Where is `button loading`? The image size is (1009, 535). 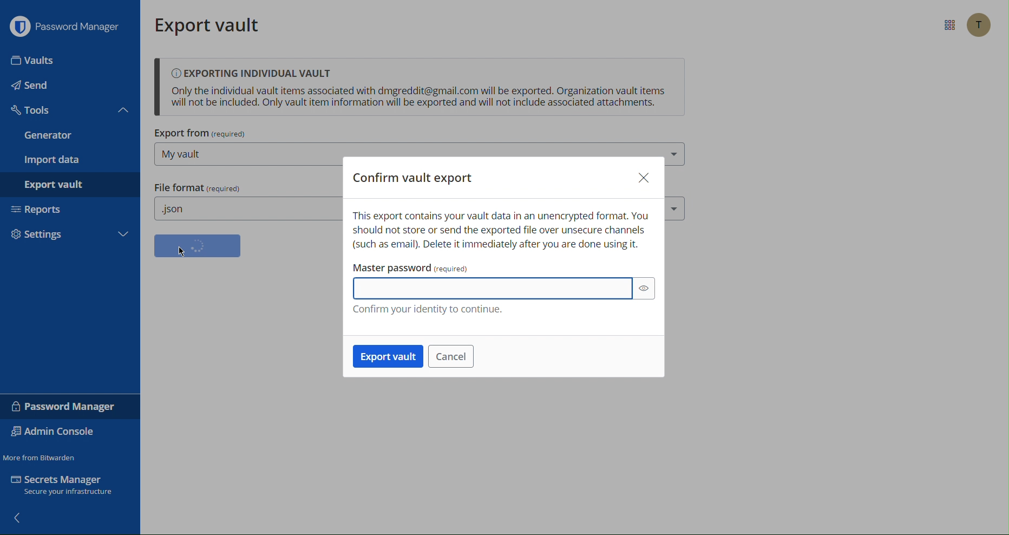 button loading is located at coordinates (198, 246).